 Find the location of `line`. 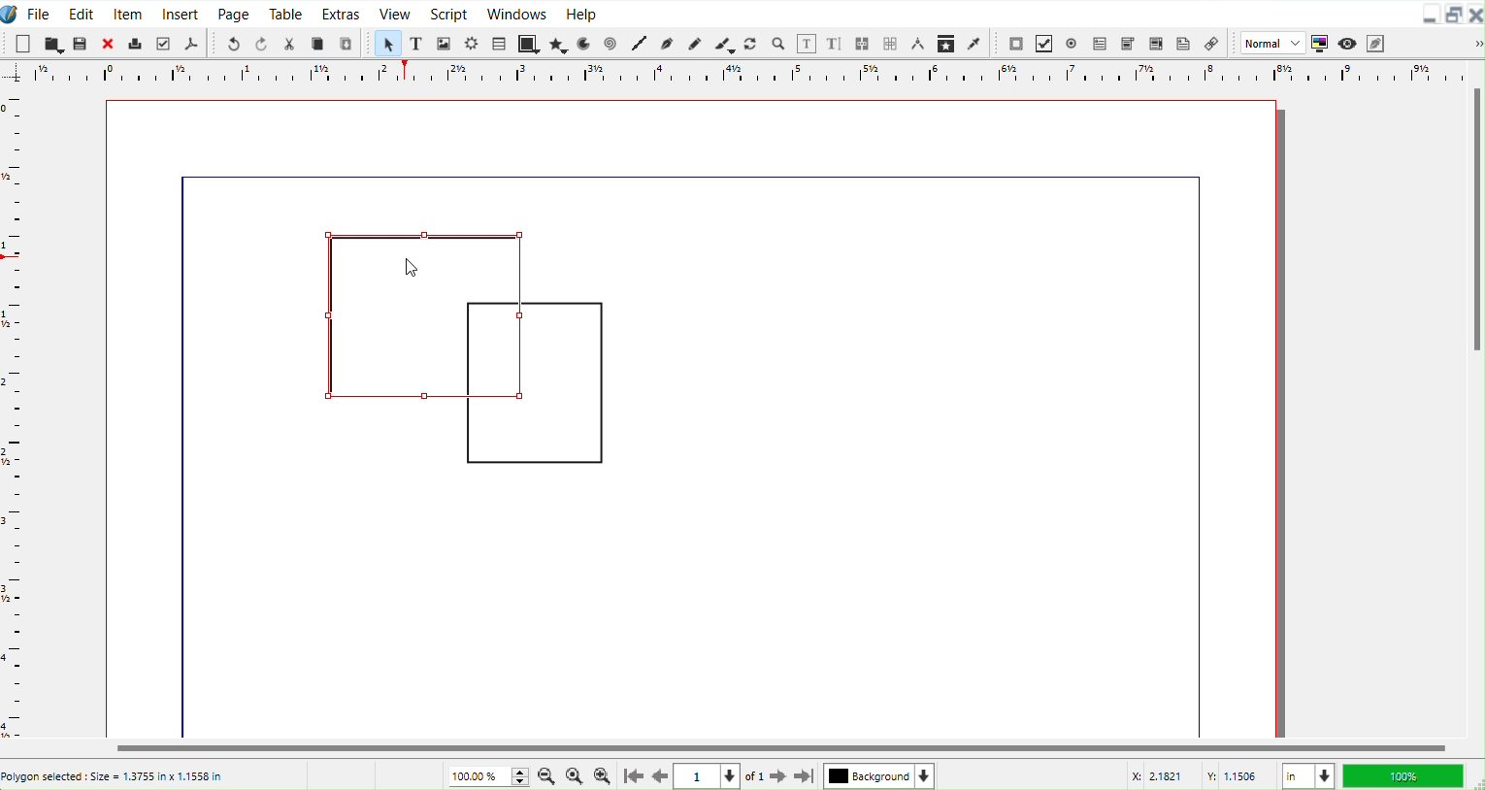

line is located at coordinates (601, 388).